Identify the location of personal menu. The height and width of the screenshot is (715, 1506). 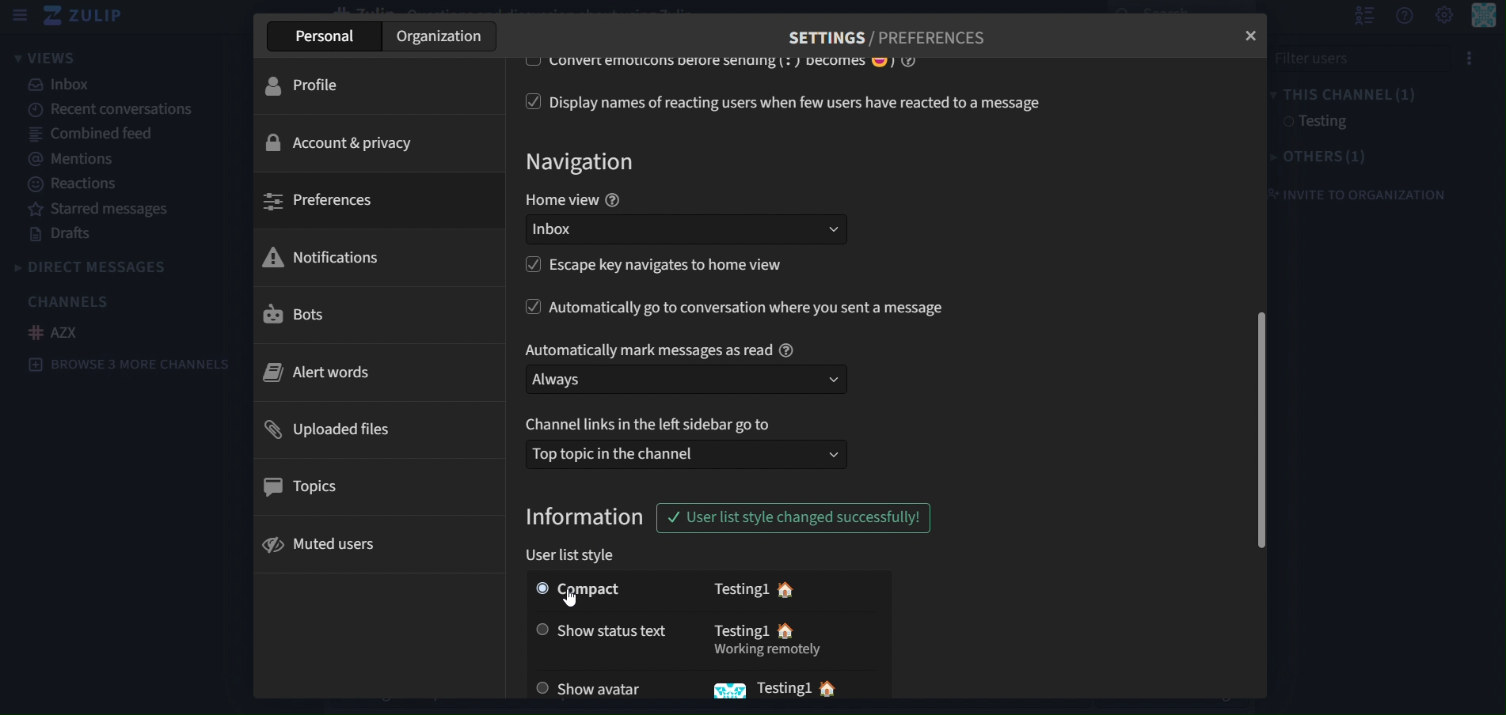
(1481, 21).